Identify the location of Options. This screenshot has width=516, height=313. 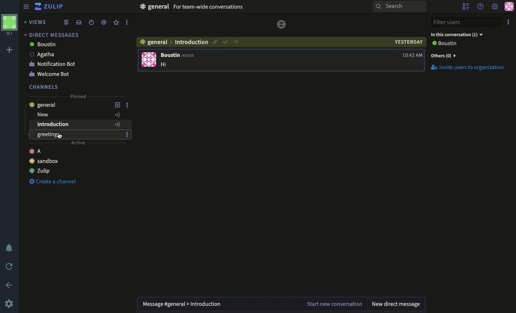
(127, 105).